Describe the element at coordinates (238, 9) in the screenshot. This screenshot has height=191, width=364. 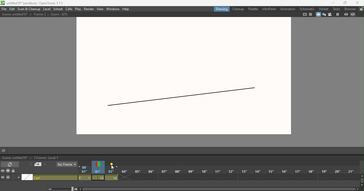
I see `Cleanup` at that location.